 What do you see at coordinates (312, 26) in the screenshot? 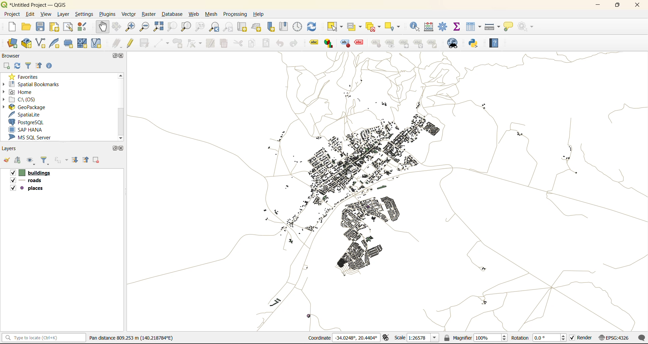
I see `refresh` at bounding box center [312, 26].